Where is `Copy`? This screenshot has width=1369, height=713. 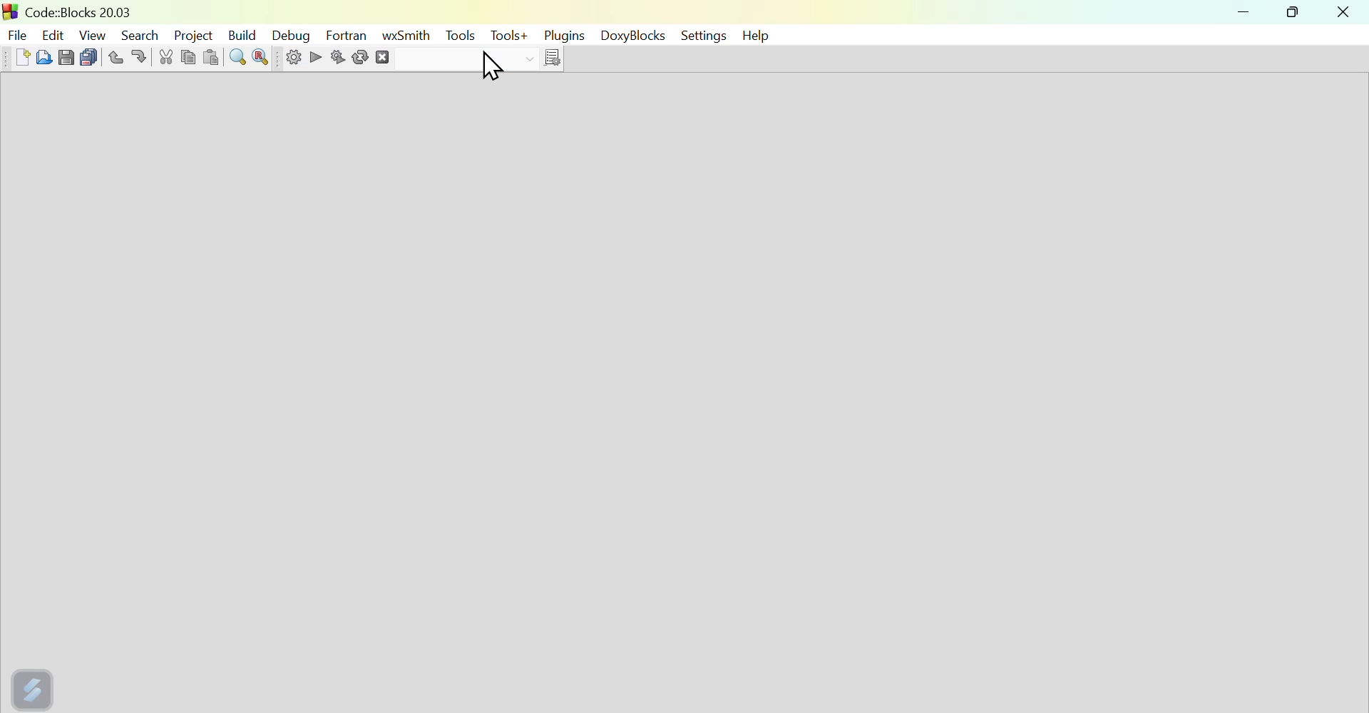
Copy is located at coordinates (189, 56).